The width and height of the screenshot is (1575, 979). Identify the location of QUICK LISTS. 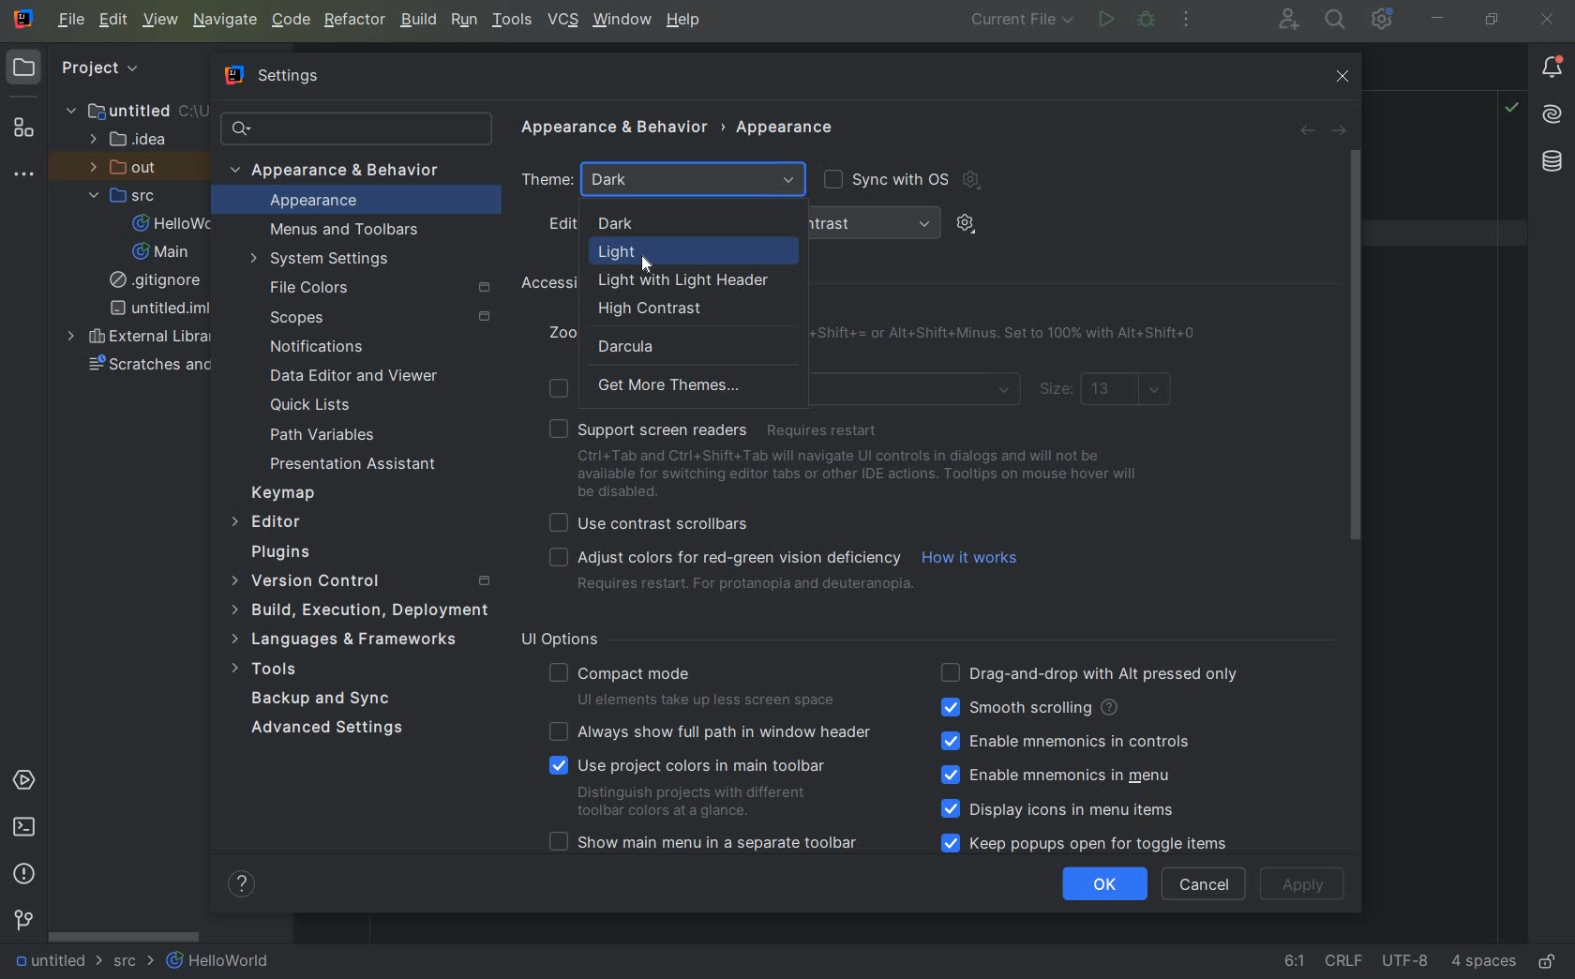
(321, 405).